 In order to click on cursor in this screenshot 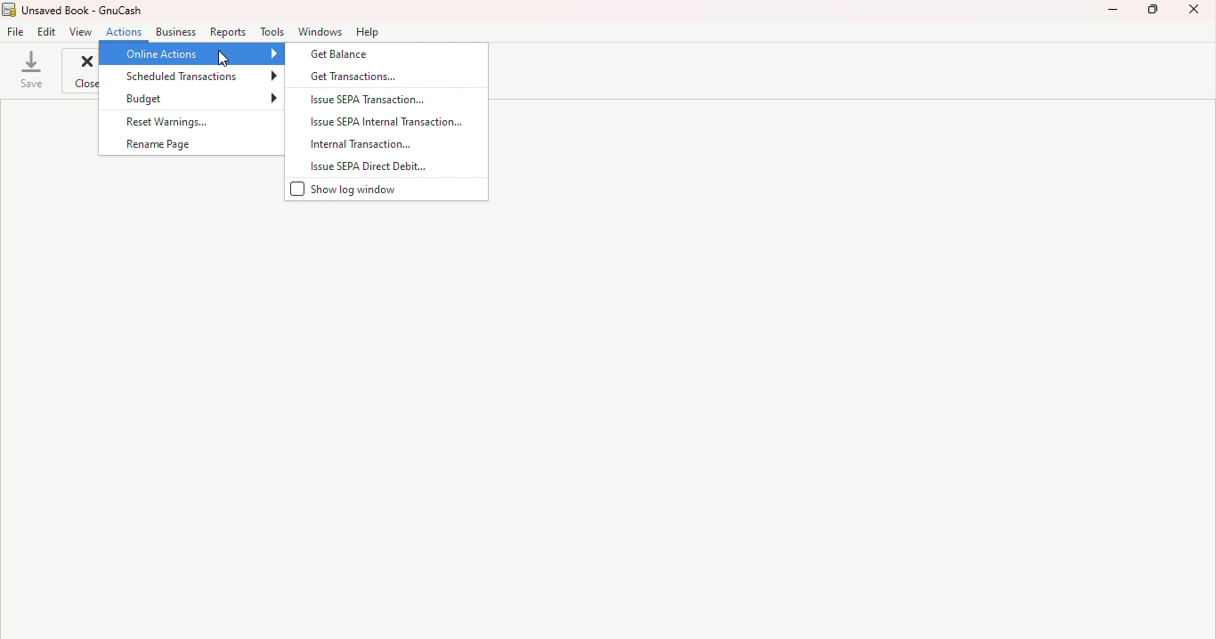, I will do `click(223, 57)`.